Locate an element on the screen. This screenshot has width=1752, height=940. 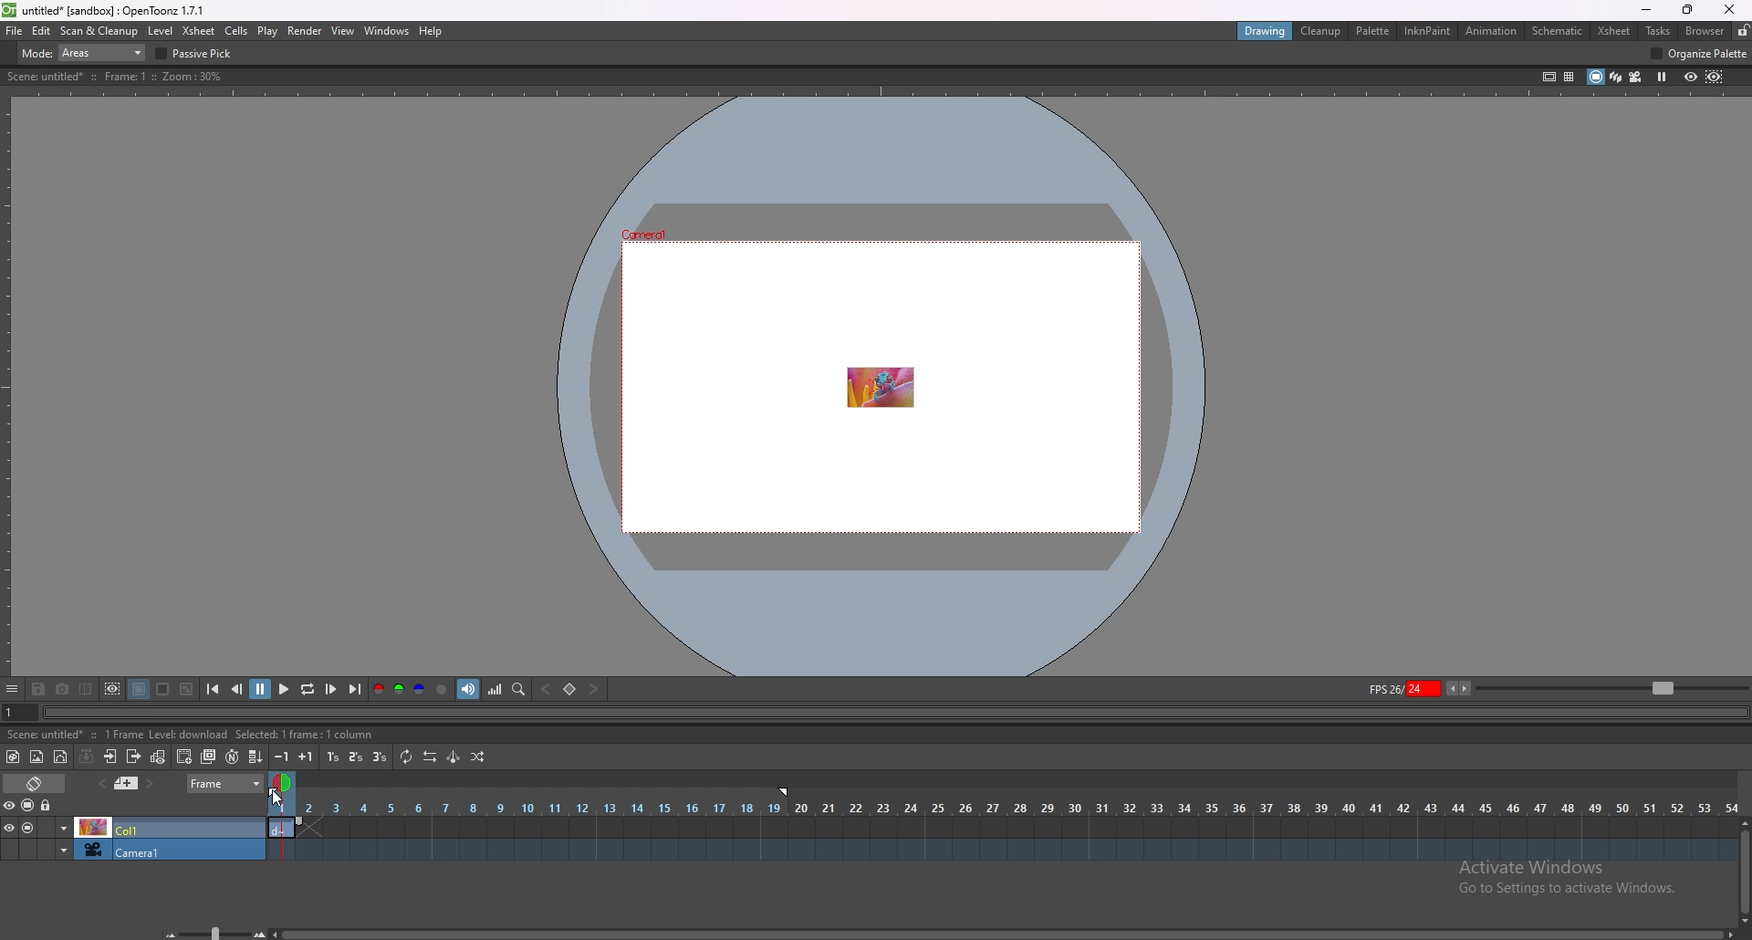
save is located at coordinates (38, 690).